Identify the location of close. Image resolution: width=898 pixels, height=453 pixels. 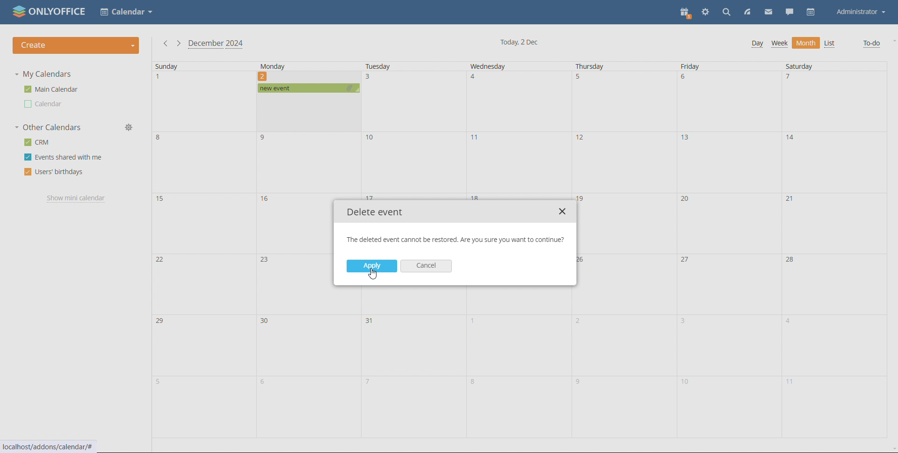
(563, 212).